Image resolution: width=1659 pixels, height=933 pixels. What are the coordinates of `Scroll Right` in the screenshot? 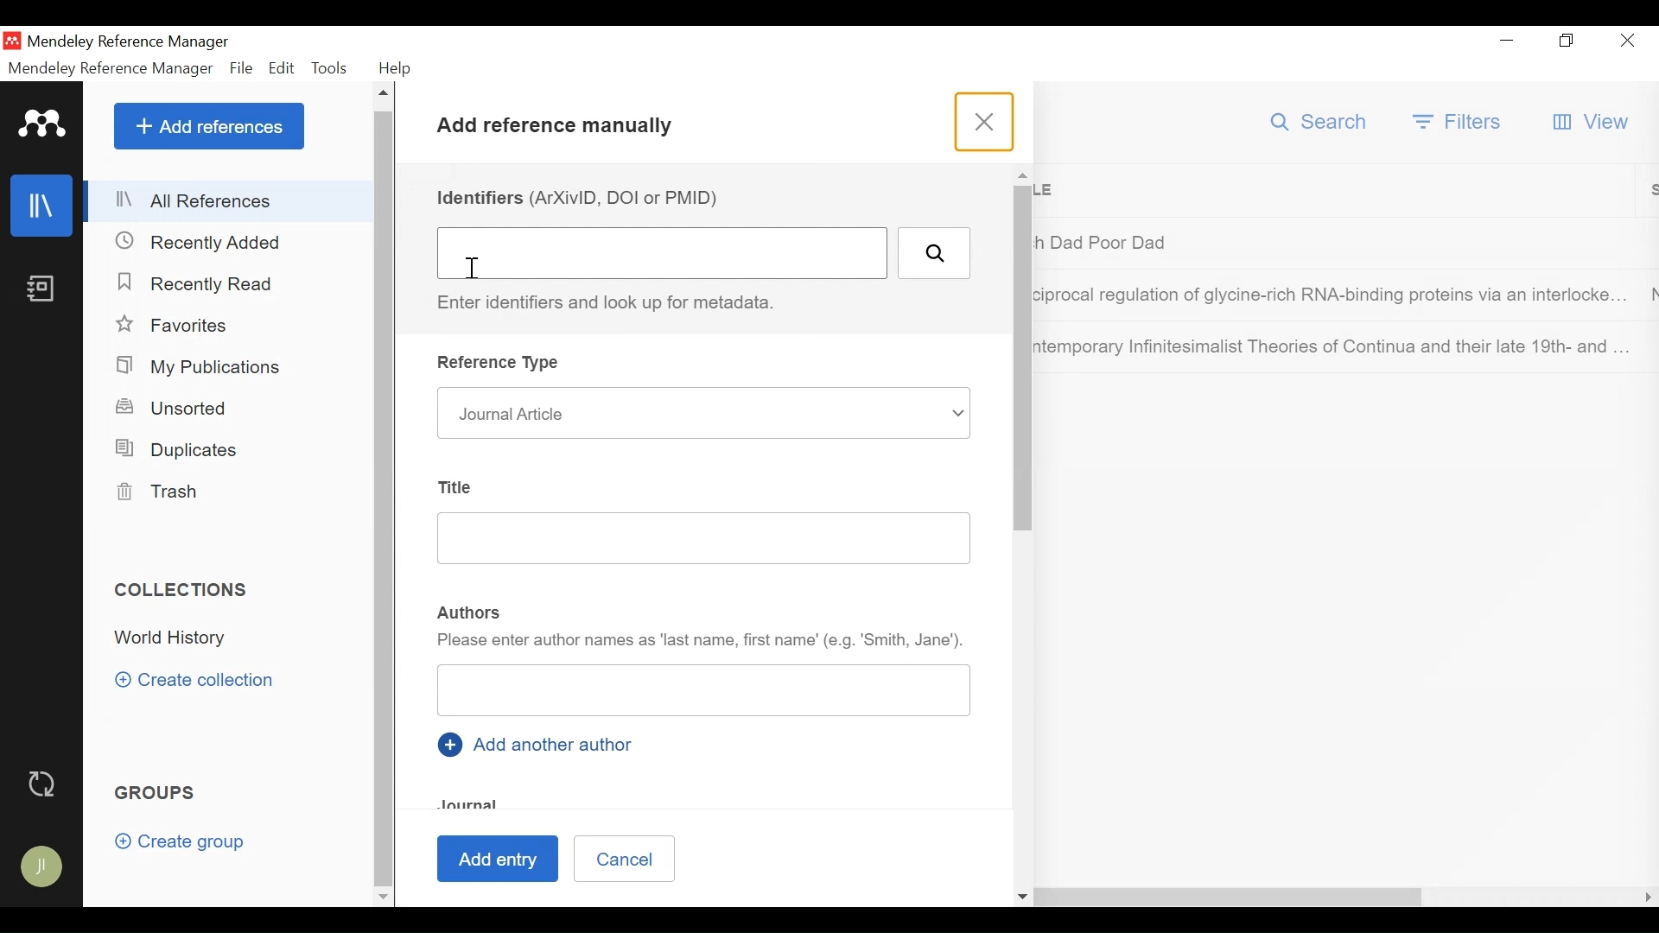 It's located at (1646, 898).